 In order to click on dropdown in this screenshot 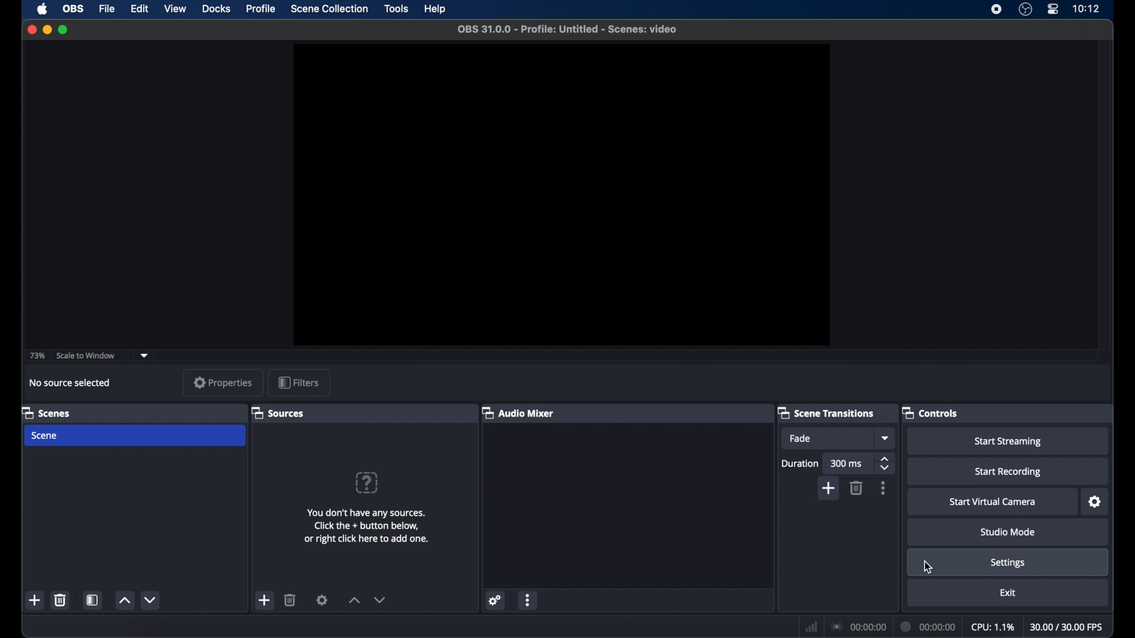, I will do `click(144, 356)`.